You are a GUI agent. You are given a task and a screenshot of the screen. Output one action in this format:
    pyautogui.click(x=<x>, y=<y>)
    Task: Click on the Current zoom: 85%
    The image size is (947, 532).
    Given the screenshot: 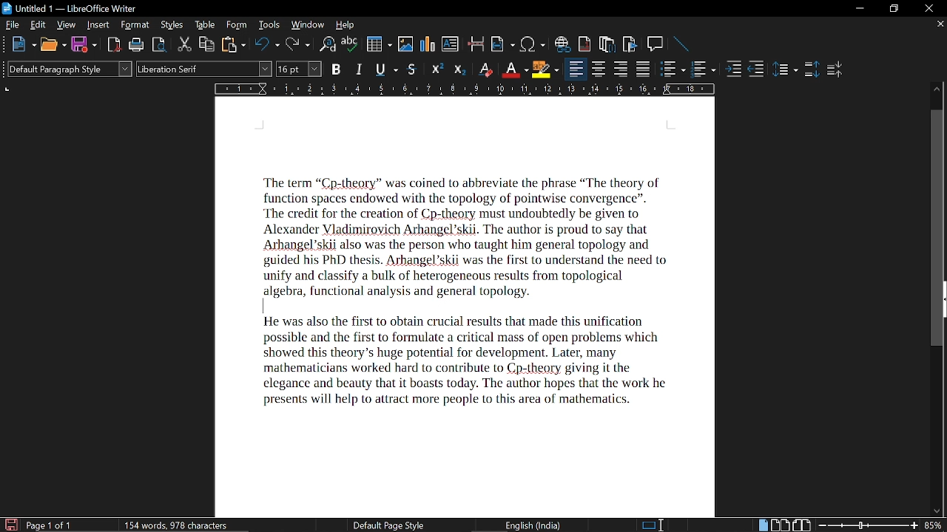 What is the action you would take?
    pyautogui.click(x=934, y=525)
    